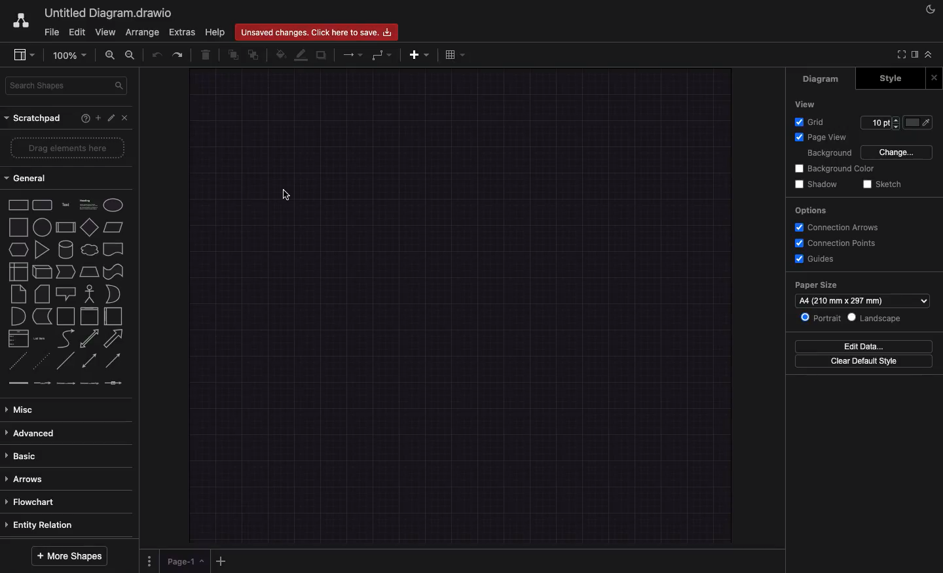 The width and height of the screenshot is (943, 573). Describe the element at coordinates (17, 294) in the screenshot. I see `note` at that location.